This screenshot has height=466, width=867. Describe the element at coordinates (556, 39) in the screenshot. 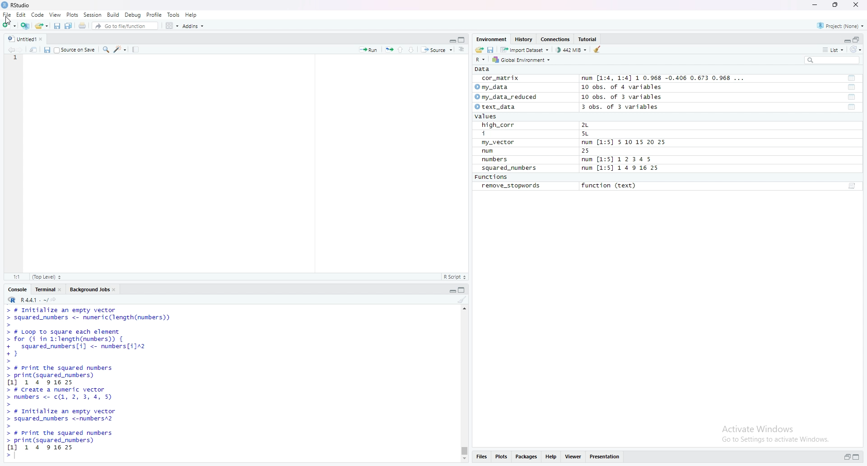

I see `Connections` at that location.